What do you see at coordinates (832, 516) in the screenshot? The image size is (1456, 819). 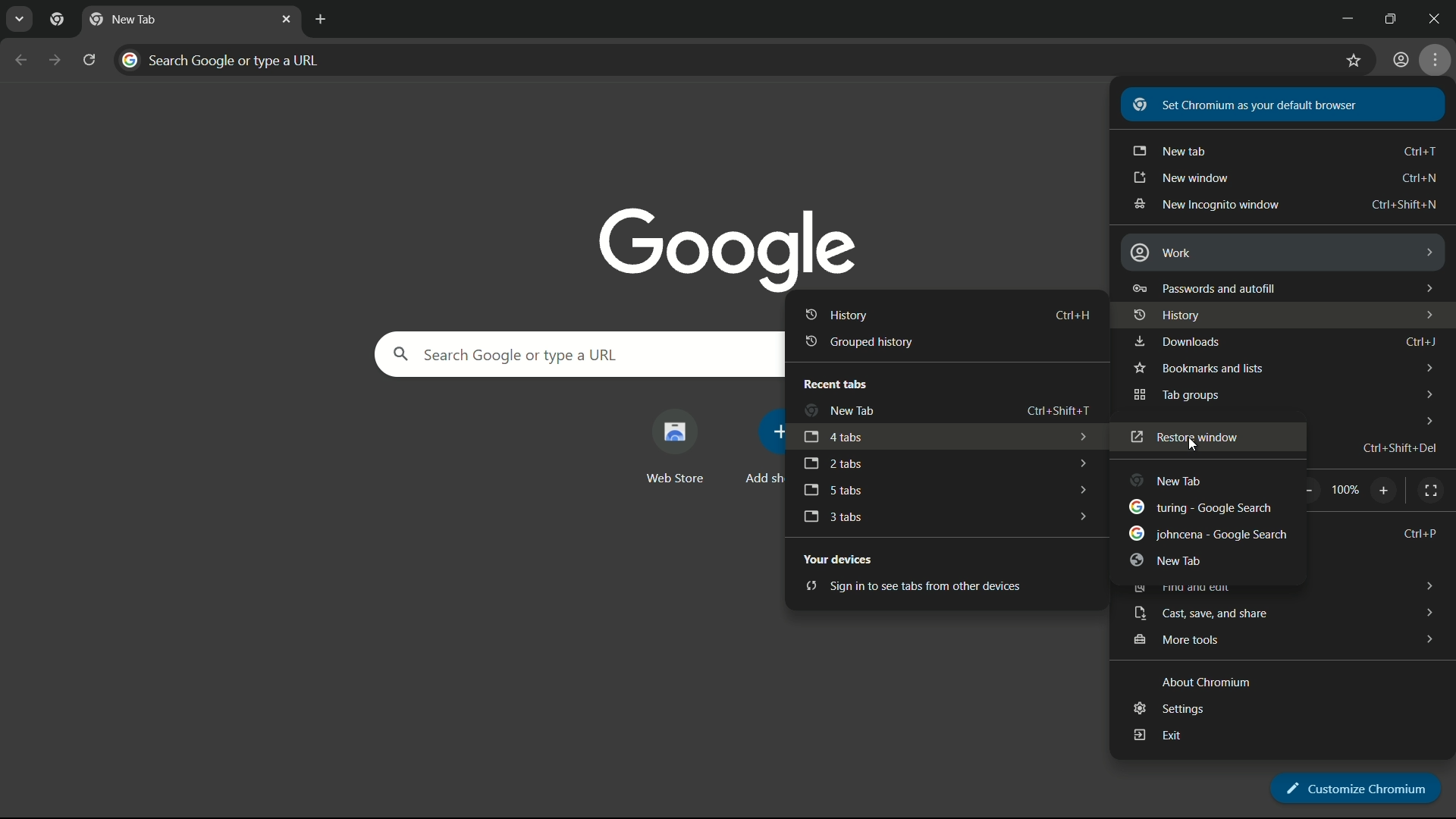 I see `3 tabs` at bounding box center [832, 516].